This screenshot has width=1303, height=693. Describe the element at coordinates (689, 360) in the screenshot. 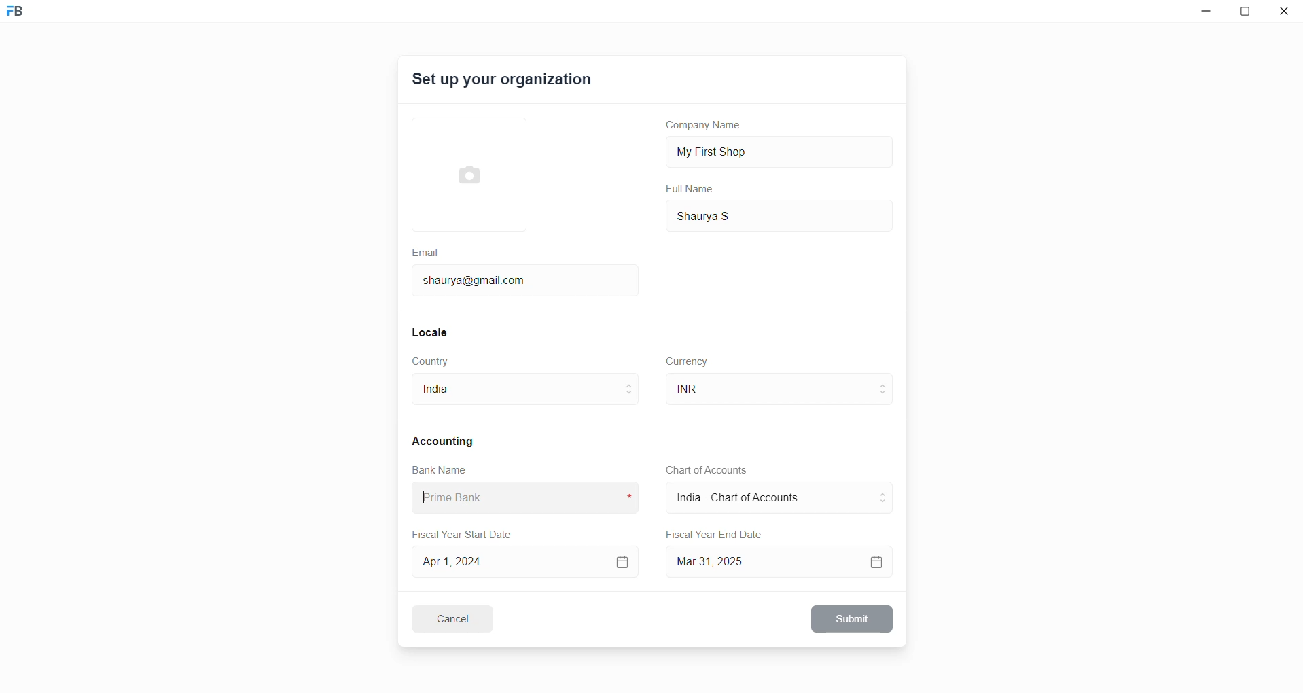

I see `Currency` at that location.